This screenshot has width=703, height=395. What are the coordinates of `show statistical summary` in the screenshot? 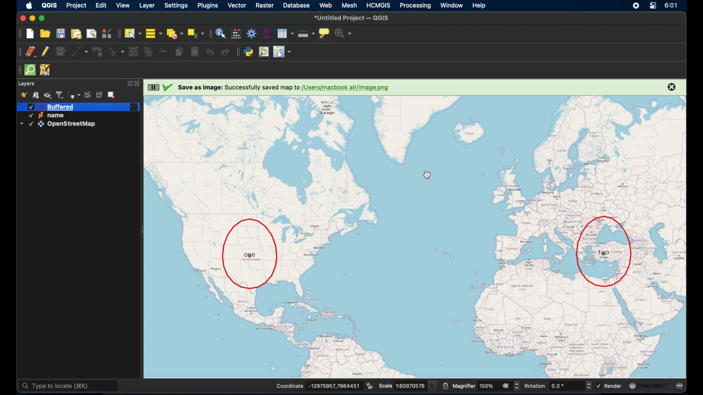 It's located at (267, 33).